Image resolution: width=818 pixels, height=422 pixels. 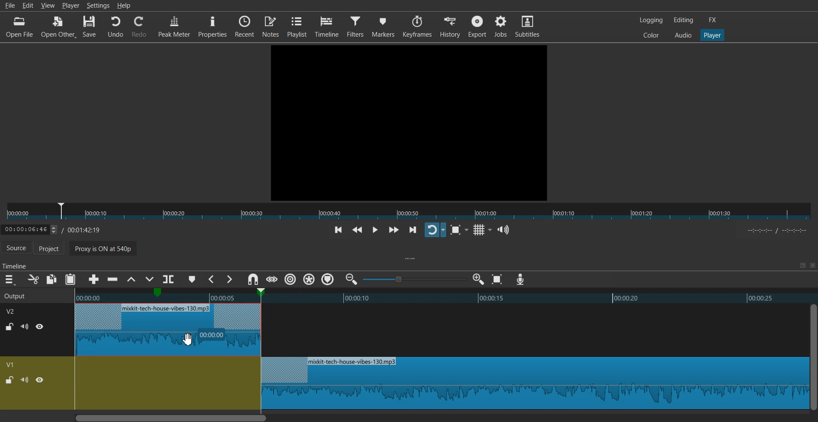 I want to click on Lock / UnLock, so click(x=10, y=327).